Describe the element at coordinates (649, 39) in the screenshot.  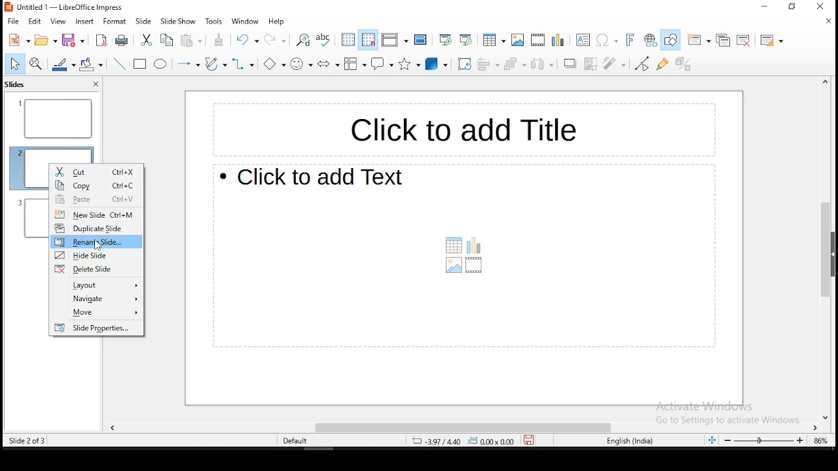
I see `insert hyperlink` at that location.